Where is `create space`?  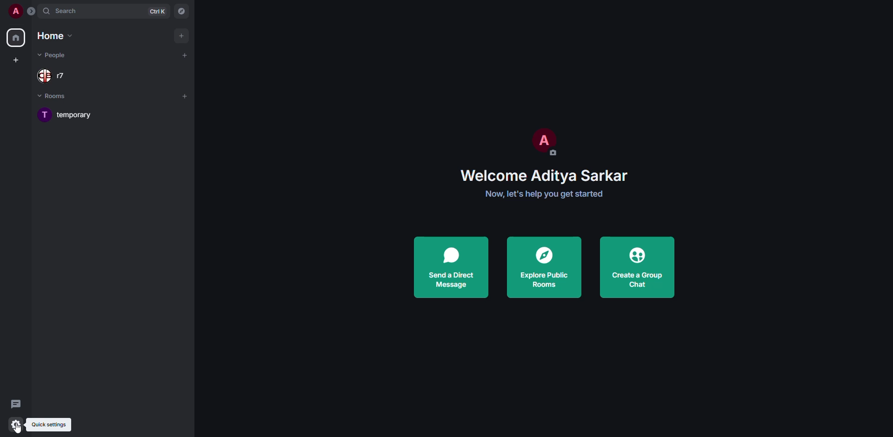
create space is located at coordinates (14, 60).